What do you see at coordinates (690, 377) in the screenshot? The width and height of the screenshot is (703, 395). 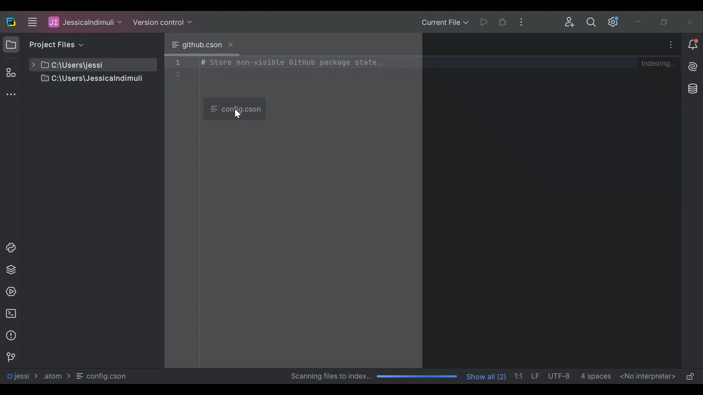 I see `(un)lock` at bounding box center [690, 377].